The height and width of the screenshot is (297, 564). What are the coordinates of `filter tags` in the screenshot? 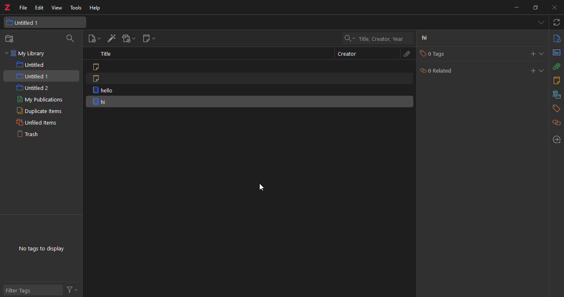 It's located at (21, 291).